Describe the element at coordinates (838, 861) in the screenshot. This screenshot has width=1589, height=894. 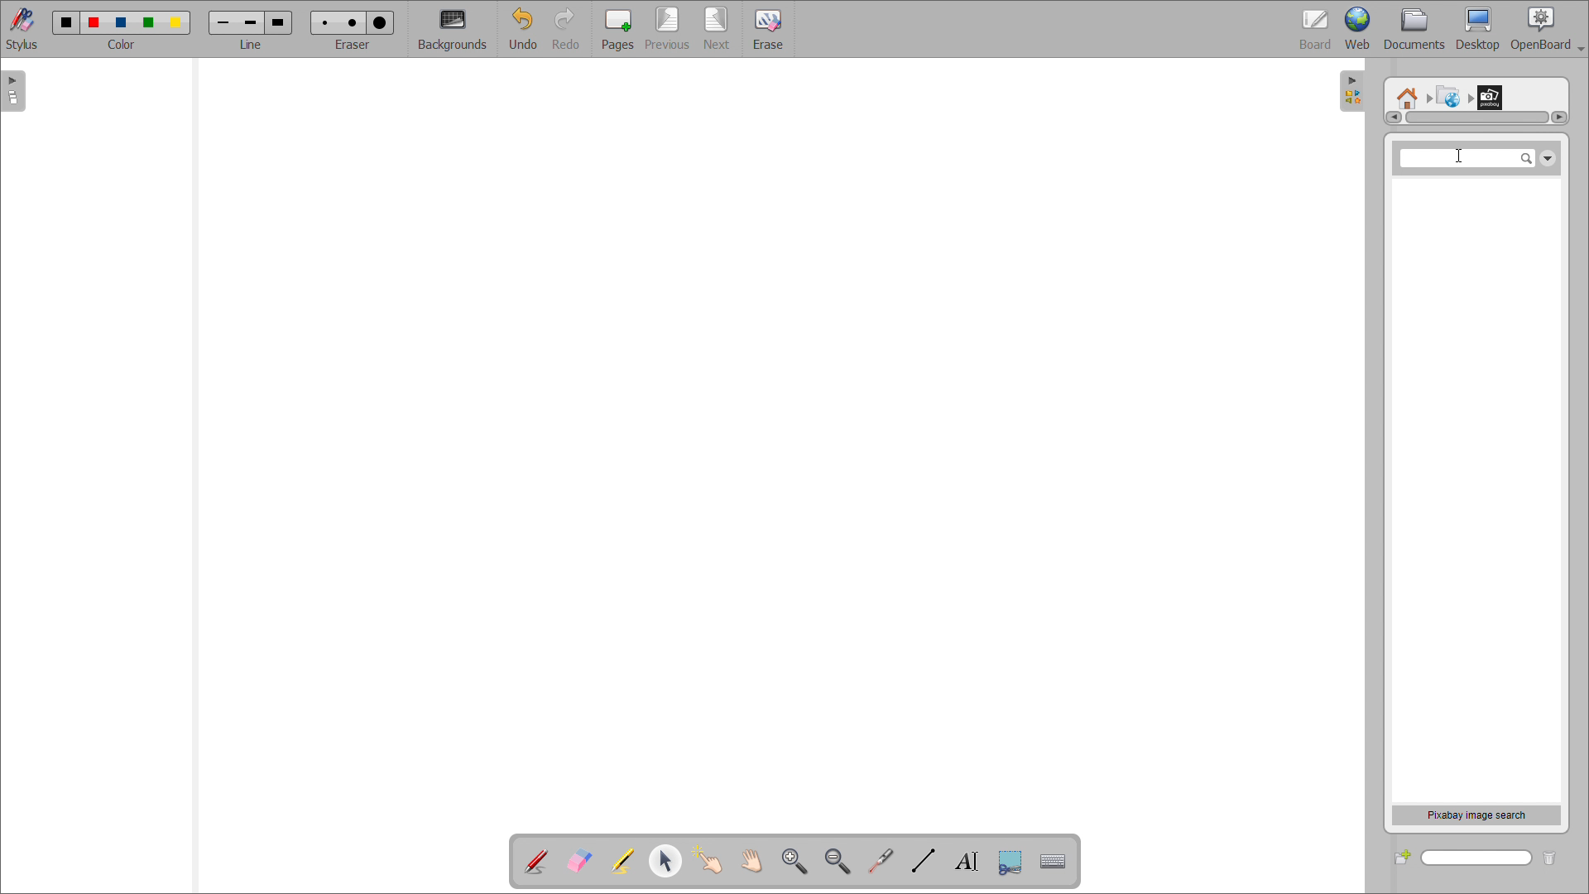
I see `zoom out` at that location.